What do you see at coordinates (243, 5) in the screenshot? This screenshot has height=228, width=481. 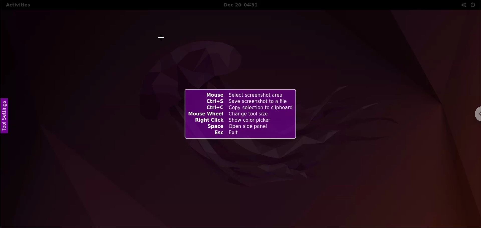 I see `Dec 20 04:31` at bounding box center [243, 5].